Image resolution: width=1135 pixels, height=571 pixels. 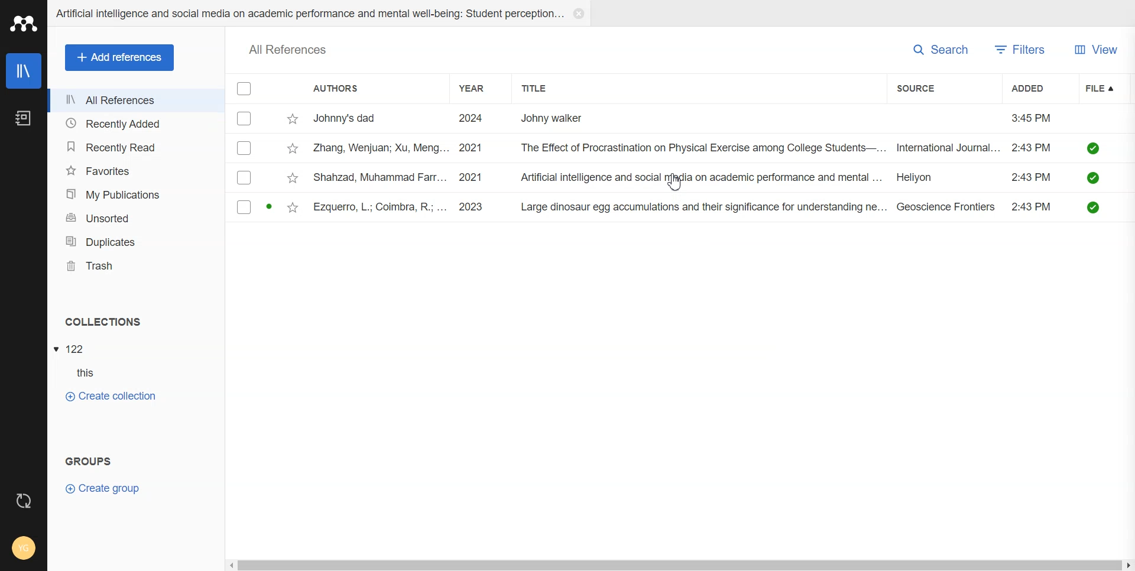 I want to click on 3:45 PM, so click(x=1032, y=118).